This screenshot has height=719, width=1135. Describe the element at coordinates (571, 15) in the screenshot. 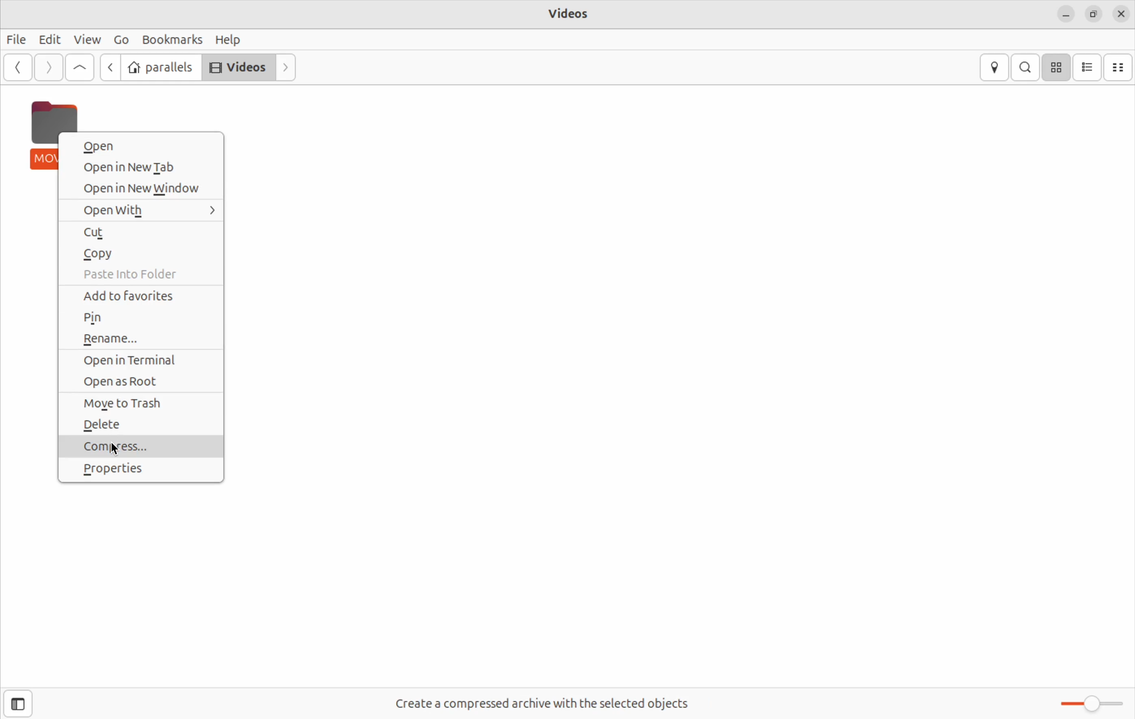

I see `videos` at that location.